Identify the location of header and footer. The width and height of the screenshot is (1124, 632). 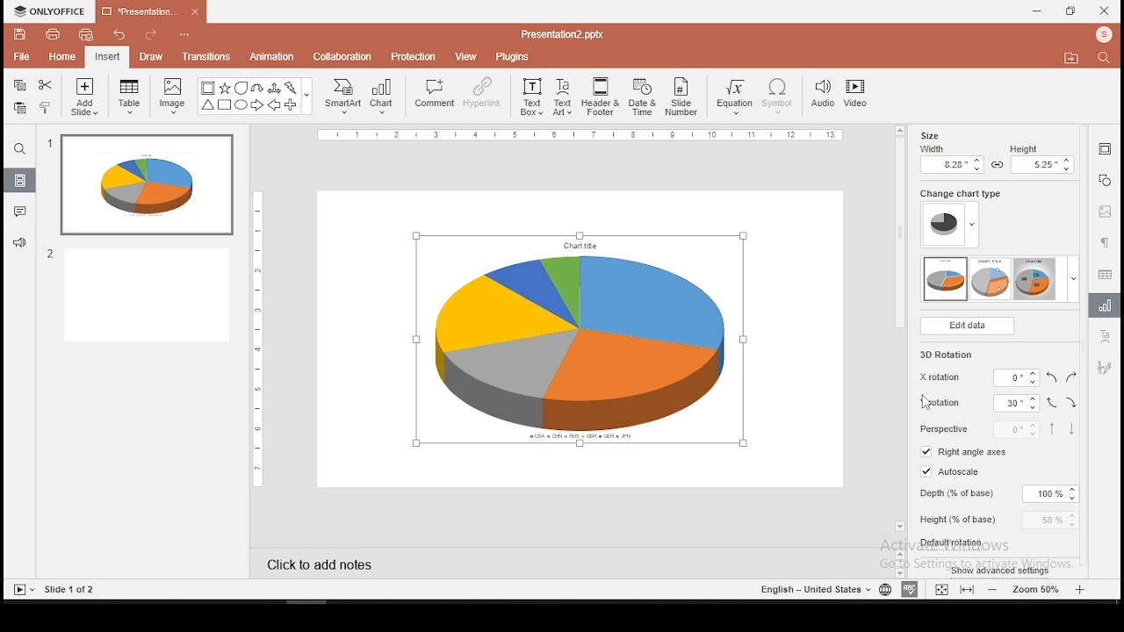
(601, 97).